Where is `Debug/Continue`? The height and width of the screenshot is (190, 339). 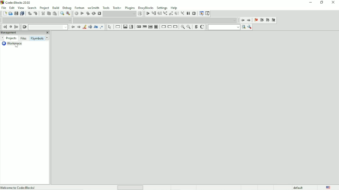
Debug/Continue is located at coordinates (147, 14).